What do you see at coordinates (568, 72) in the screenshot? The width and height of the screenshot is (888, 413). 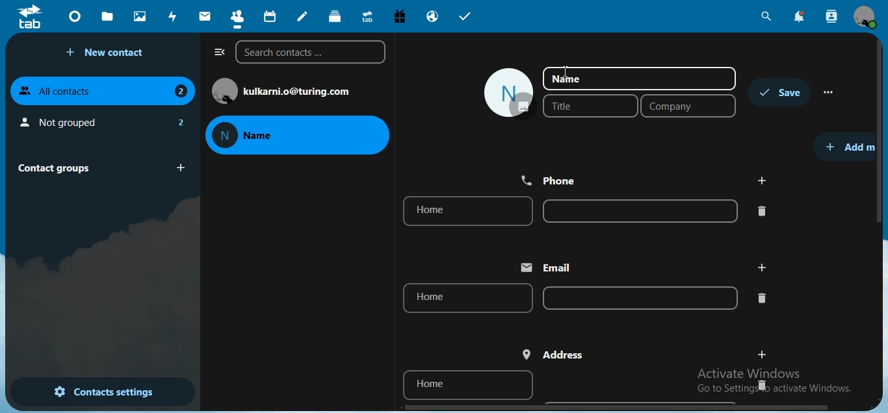 I see `cursor` at bounding box center [568, 72].